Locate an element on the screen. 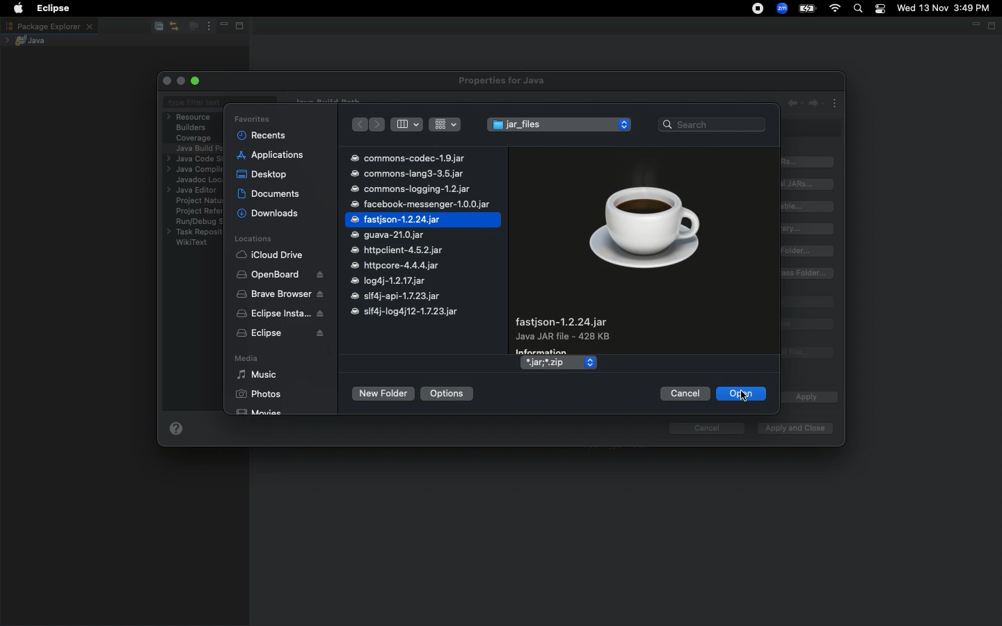 The height and width of the screenshot is (626, 1002). WikiText is located at coordinates (192, 242).